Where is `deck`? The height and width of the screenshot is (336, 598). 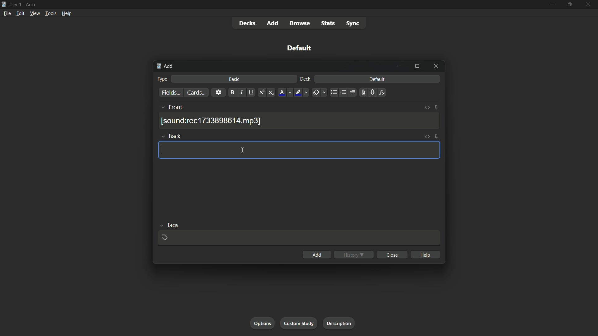
deck is located at coordinates (305, 79).